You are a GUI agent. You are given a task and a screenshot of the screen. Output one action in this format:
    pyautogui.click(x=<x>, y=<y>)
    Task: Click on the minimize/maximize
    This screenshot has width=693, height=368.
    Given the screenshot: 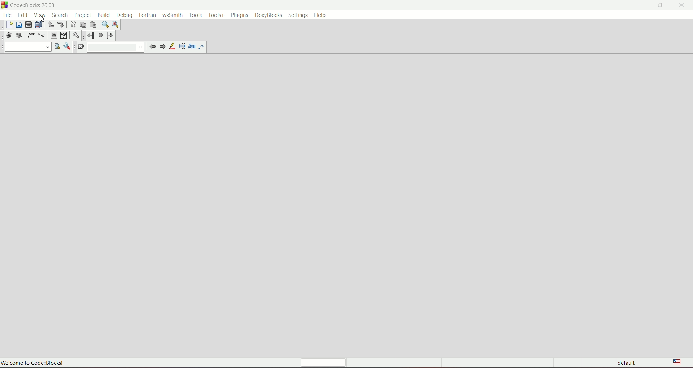 What is the action you would take?
    pyautogui.click(x=659, y=5)
    